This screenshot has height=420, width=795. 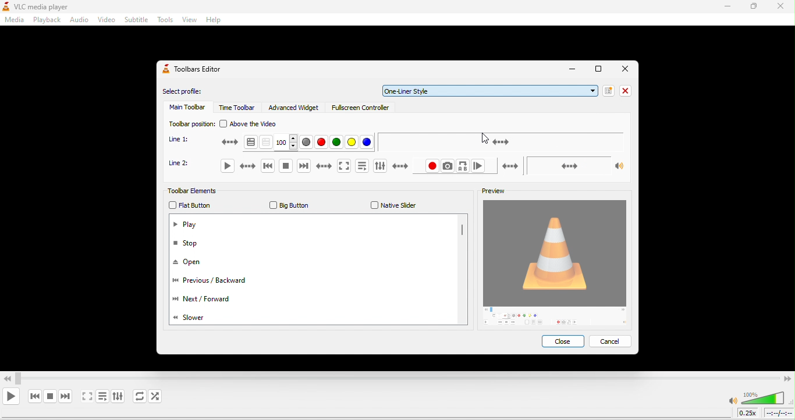 I want to click on grey, so click(x=306, y=143).